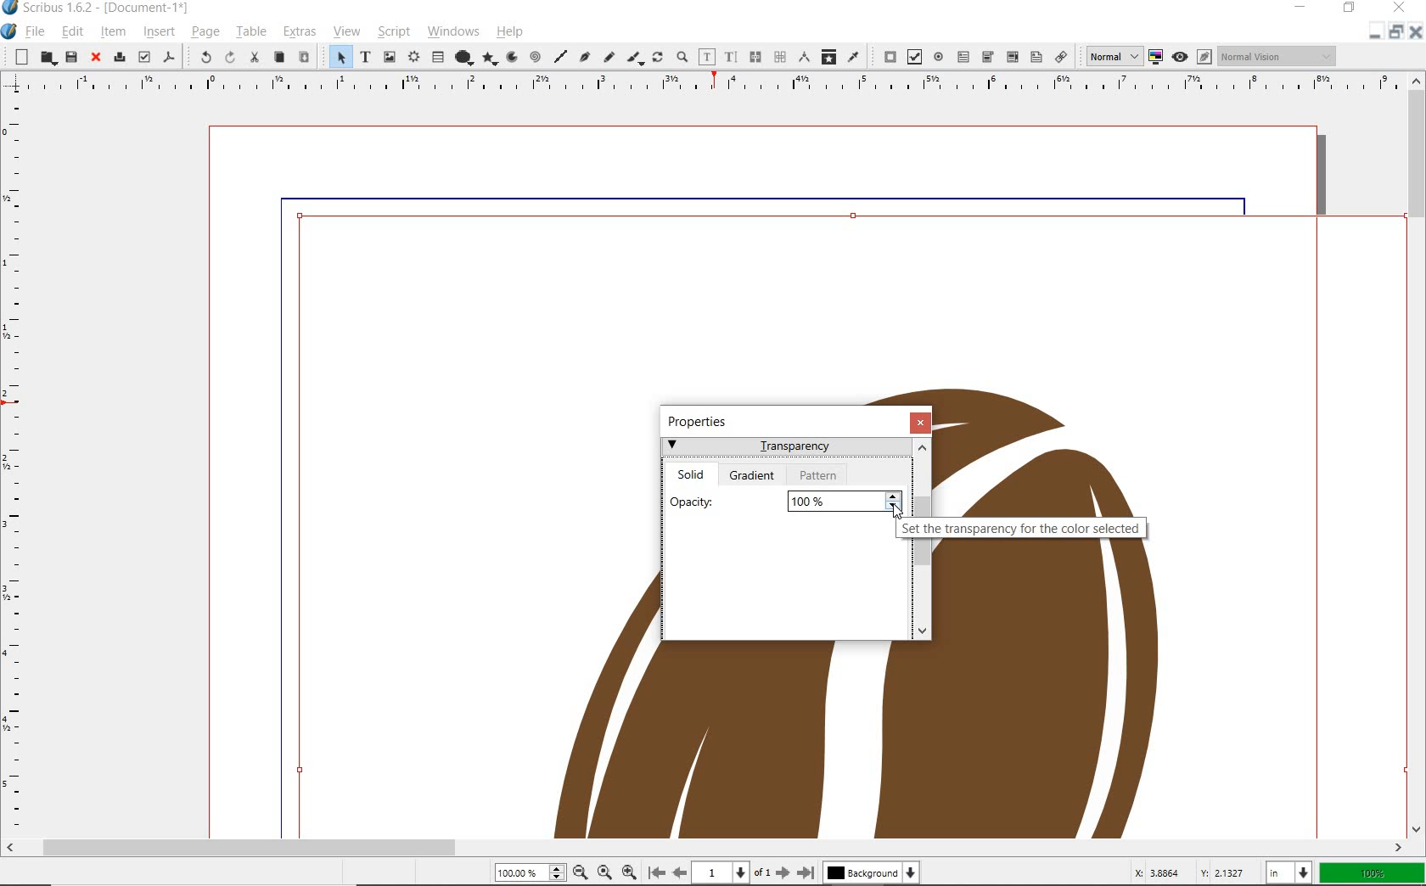  Describe the element at coordinates (47, 57) in the screenshot. I see `open` at that location.